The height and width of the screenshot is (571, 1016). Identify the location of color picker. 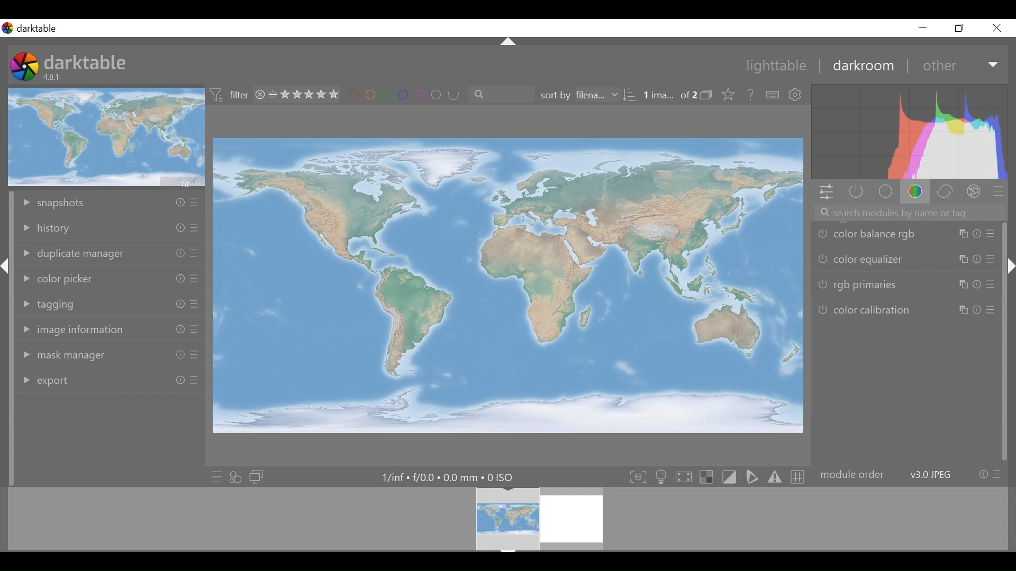
(110, 279).